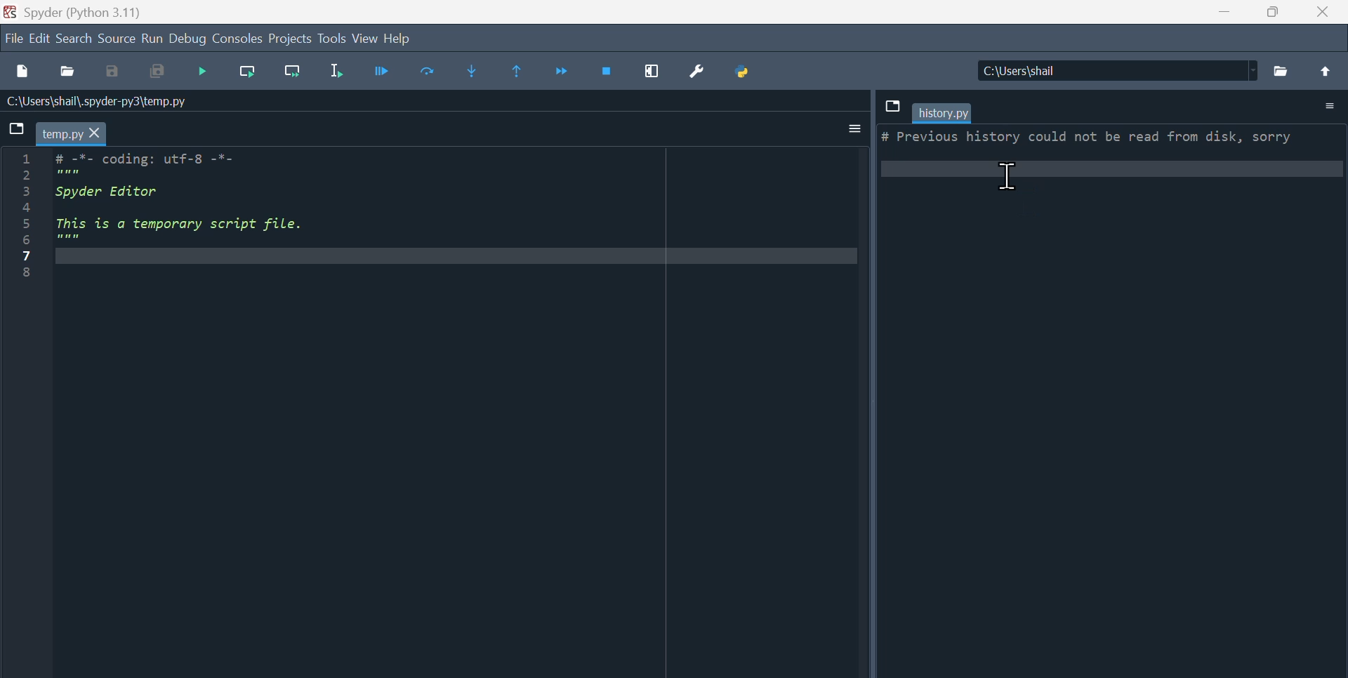  I want to click on Move up, so click(1325, 71).